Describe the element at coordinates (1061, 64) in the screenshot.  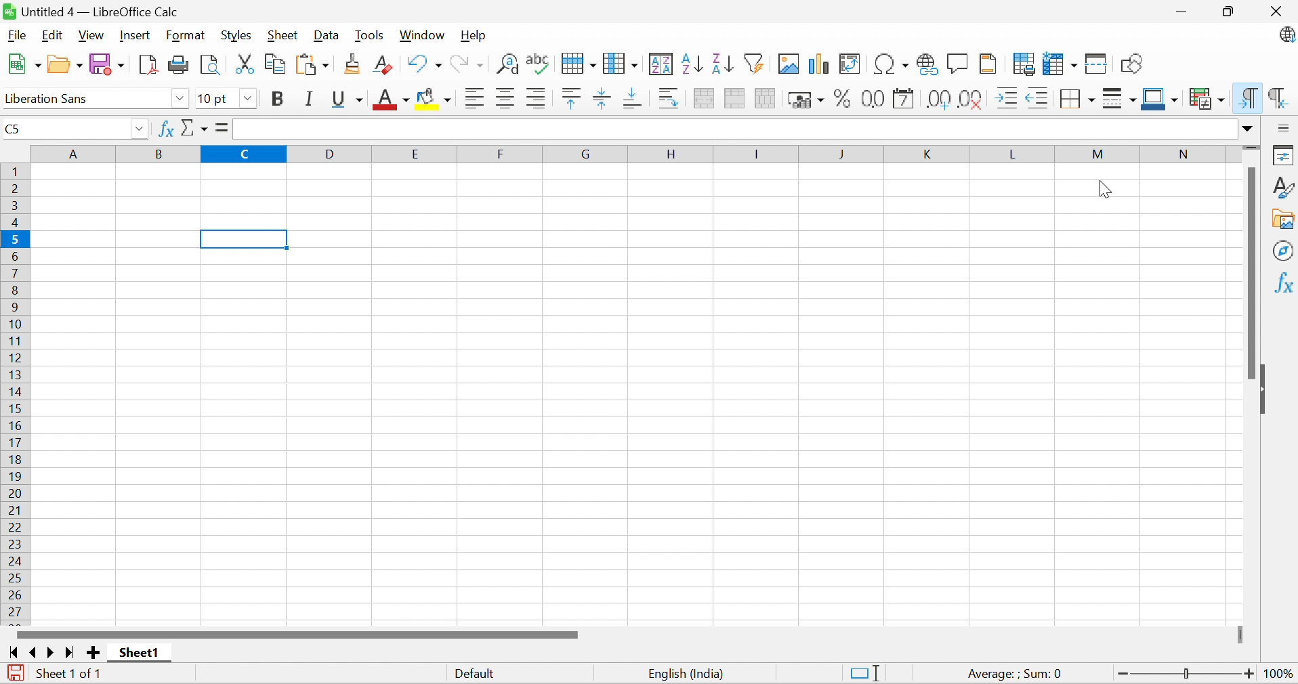
I see `Freeze Rows and Columns` at that location.